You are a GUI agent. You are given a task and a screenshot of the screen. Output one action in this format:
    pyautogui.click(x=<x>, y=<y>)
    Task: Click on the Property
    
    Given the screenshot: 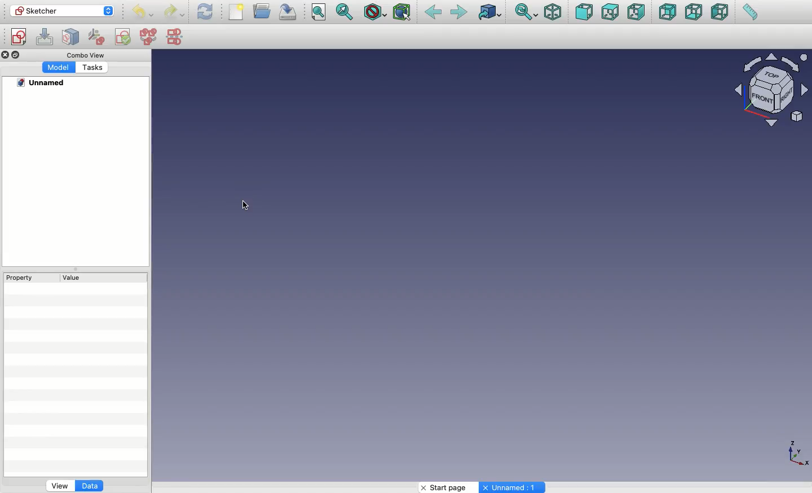 What is the action you would take?
    pyautogui.click(x=22, y=279)
    